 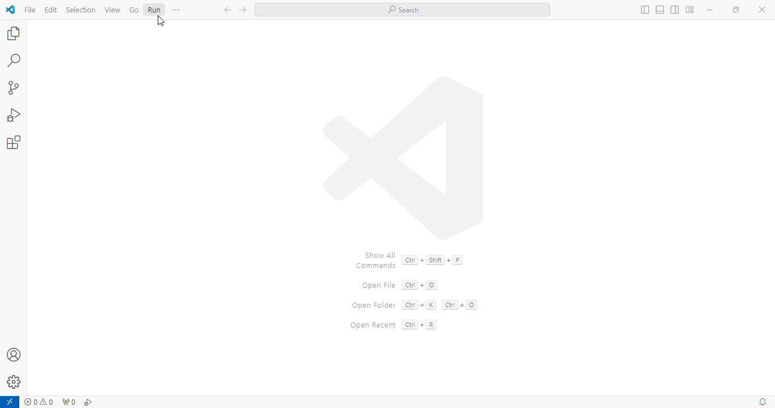 I want to click on source control, so click(x=14, y=88).